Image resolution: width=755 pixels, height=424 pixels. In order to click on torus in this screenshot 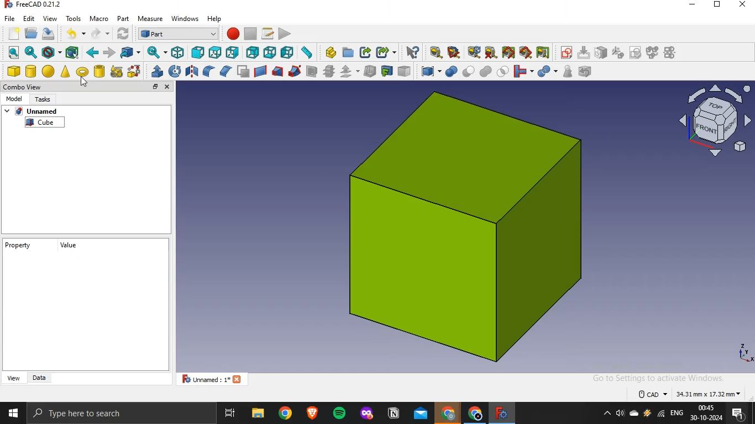, I will do `click(81, 71)`.